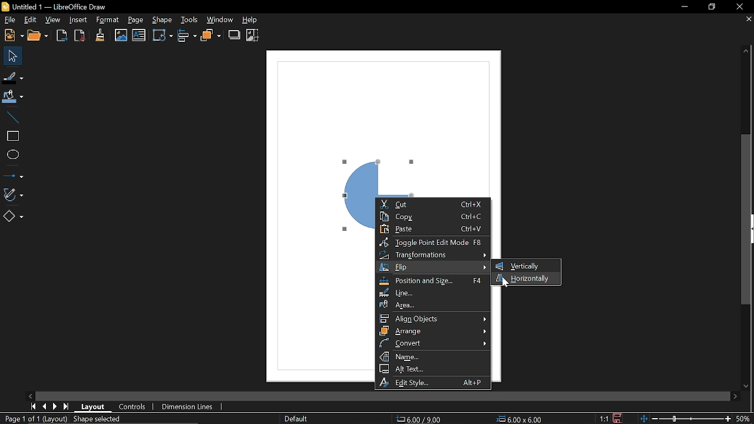 This screenshot has width=754, height=424. What do you see at coordinates (737, 396) in the screenshot?
I see `Move right` at bounding box center [737, 396].